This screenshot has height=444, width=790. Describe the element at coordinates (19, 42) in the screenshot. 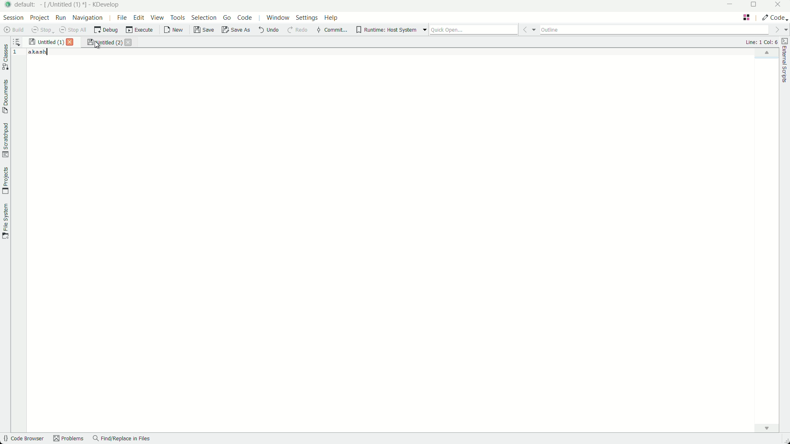

I see `sort the opened documents` at that location.